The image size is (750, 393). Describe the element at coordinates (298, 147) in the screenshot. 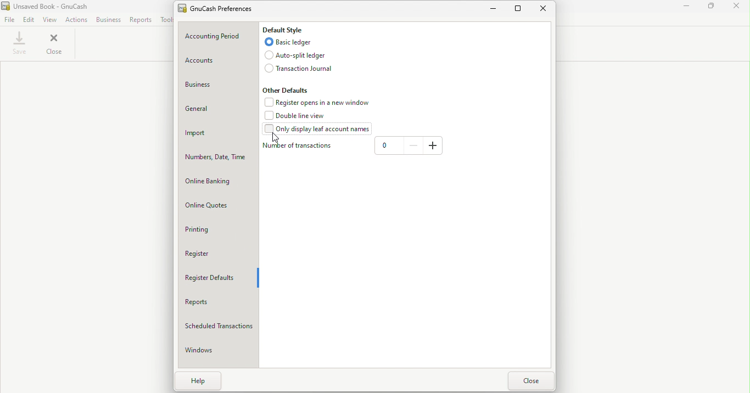

I see `Number of transations` at that location.